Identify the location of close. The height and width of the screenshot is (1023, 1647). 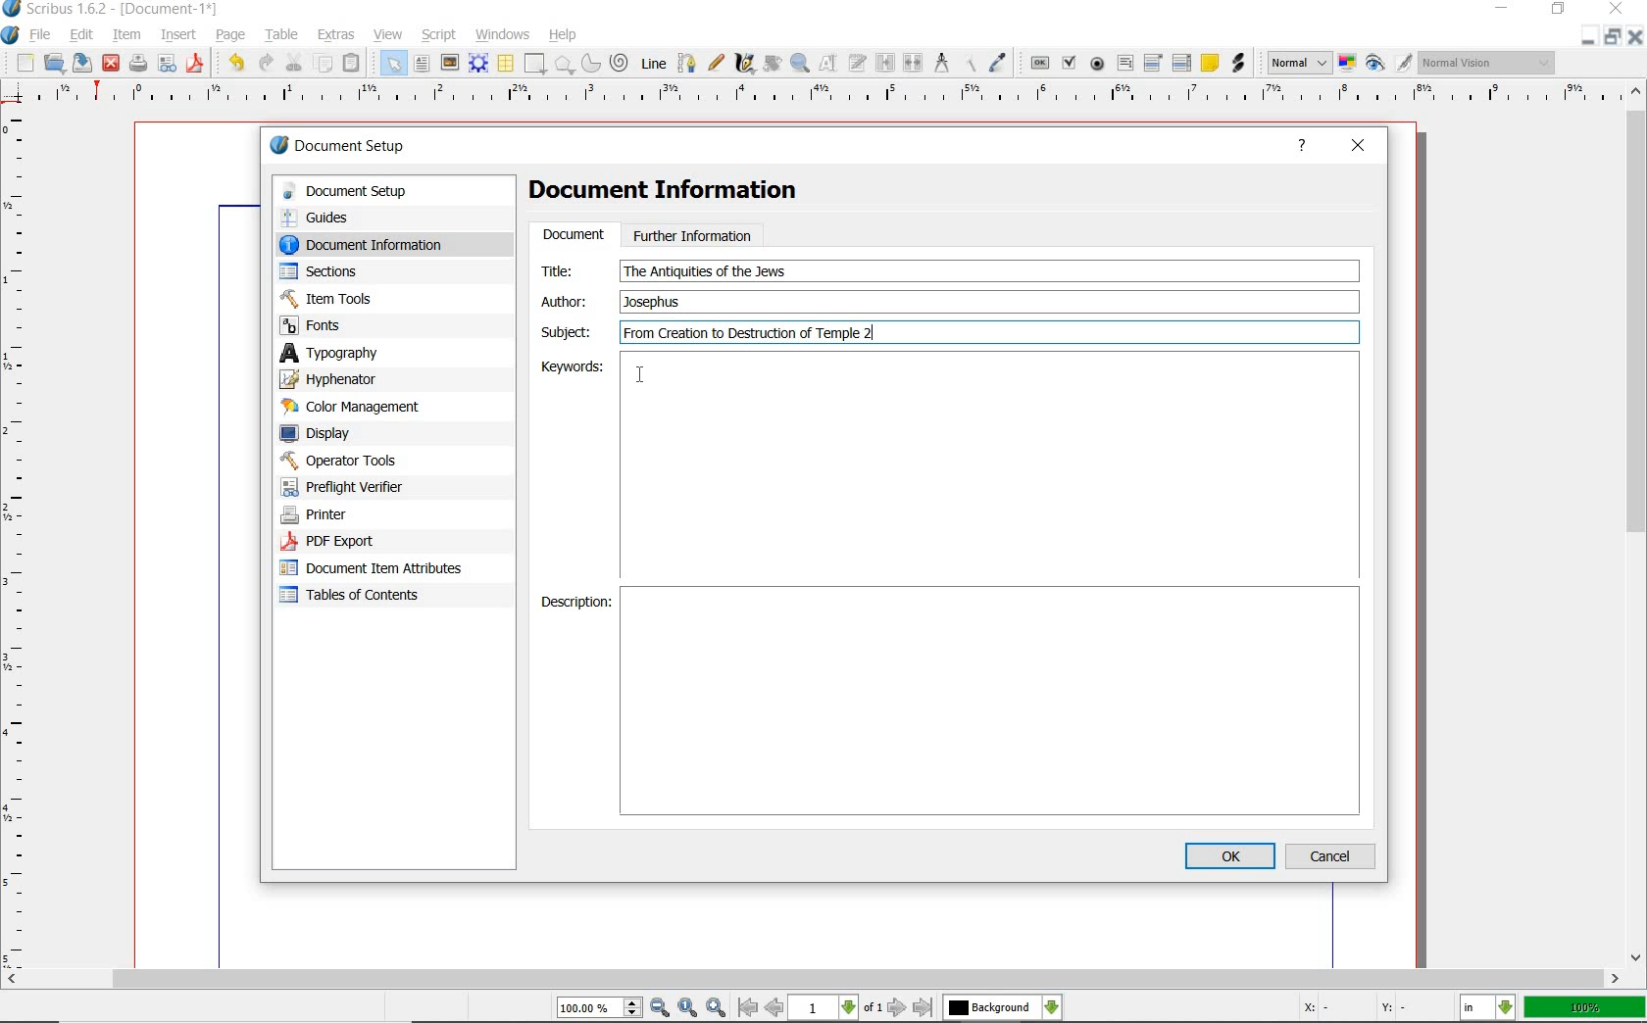
(1359, 147).